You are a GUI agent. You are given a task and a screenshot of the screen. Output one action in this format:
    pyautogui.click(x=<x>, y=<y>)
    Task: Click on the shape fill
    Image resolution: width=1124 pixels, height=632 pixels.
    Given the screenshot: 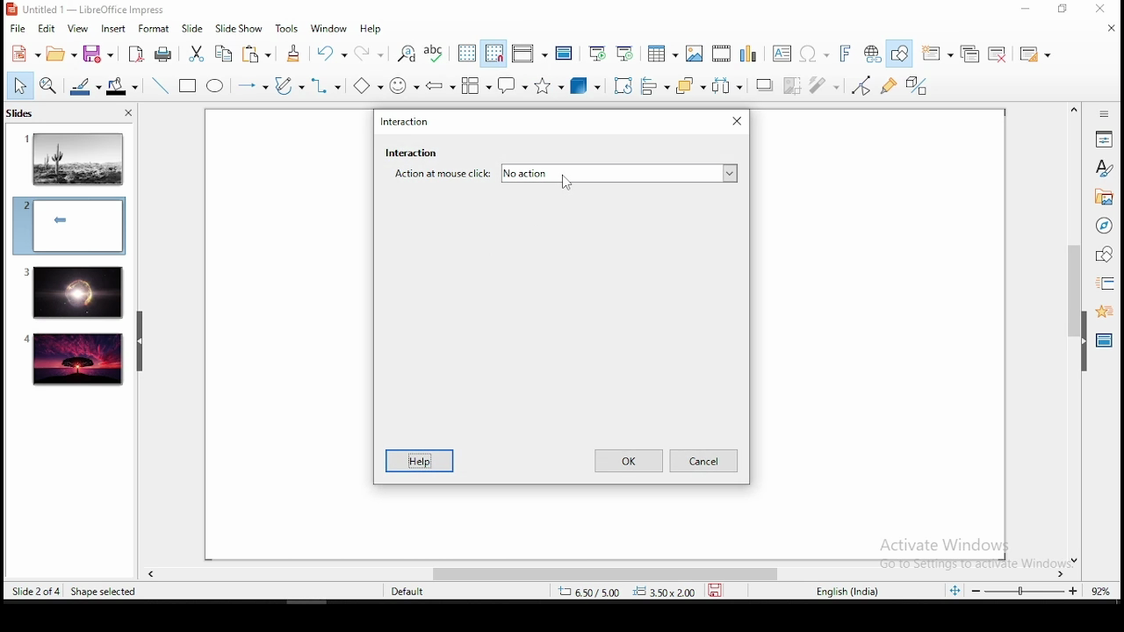 What is the action you would take?
    pyautogui.click(x=121, y=88)
    